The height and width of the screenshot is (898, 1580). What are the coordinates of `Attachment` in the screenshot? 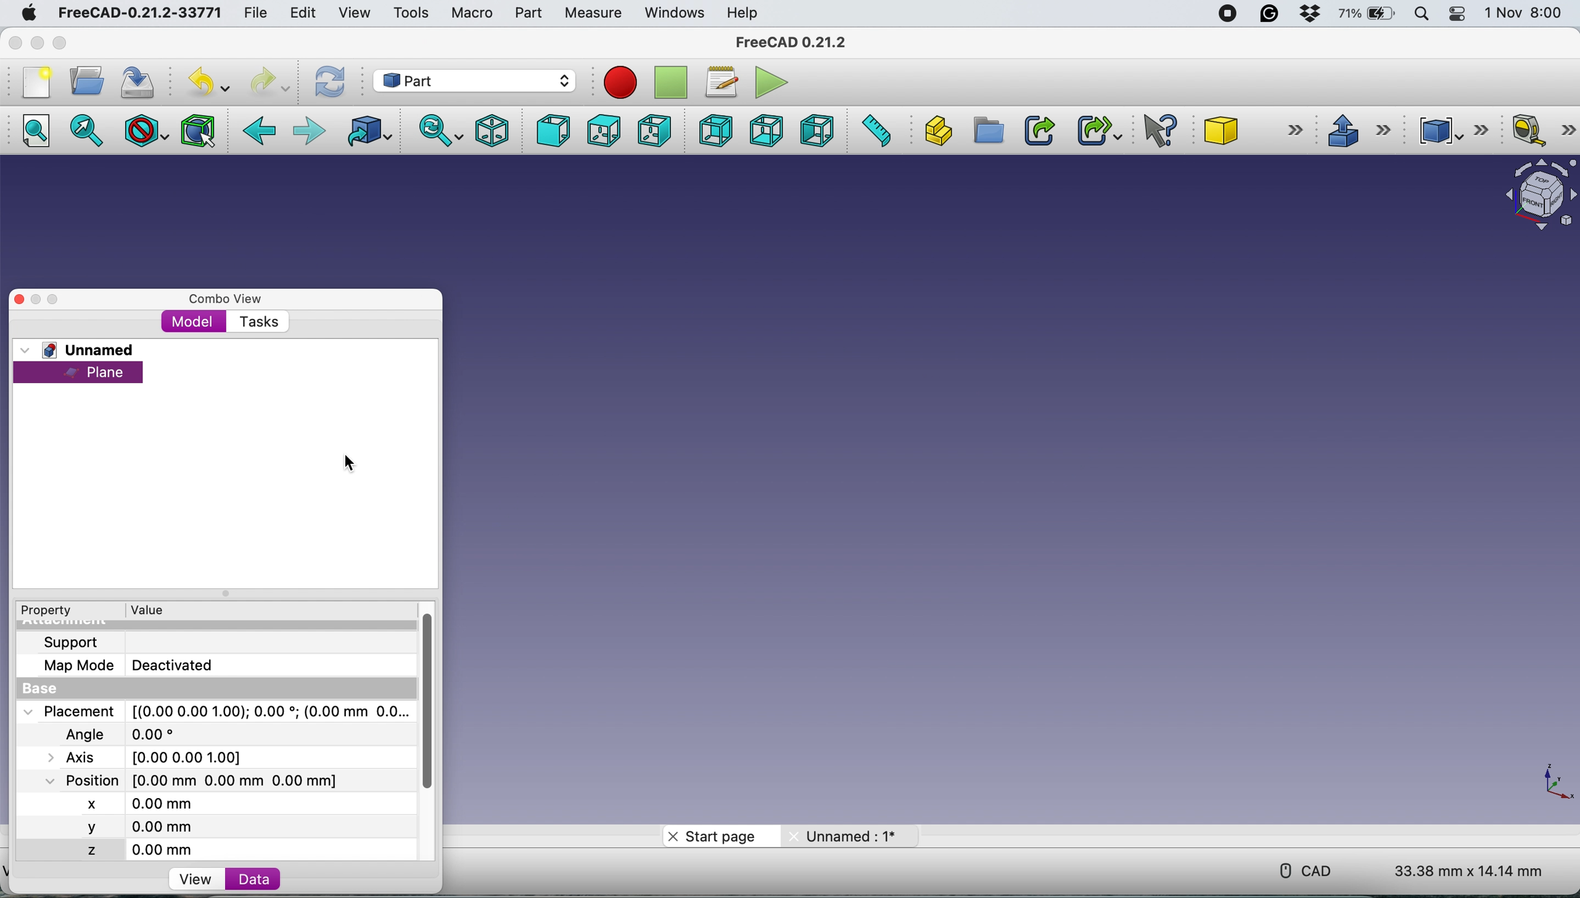 It's located at (65, 624).